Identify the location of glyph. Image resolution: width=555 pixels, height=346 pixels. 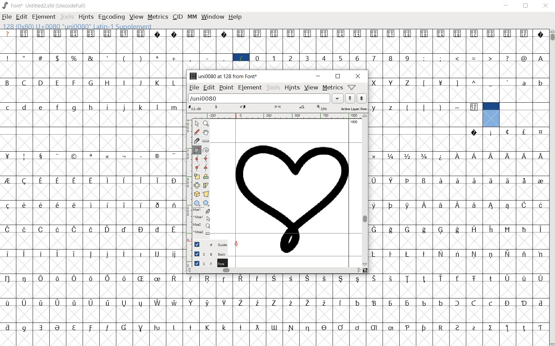
(241, 278).